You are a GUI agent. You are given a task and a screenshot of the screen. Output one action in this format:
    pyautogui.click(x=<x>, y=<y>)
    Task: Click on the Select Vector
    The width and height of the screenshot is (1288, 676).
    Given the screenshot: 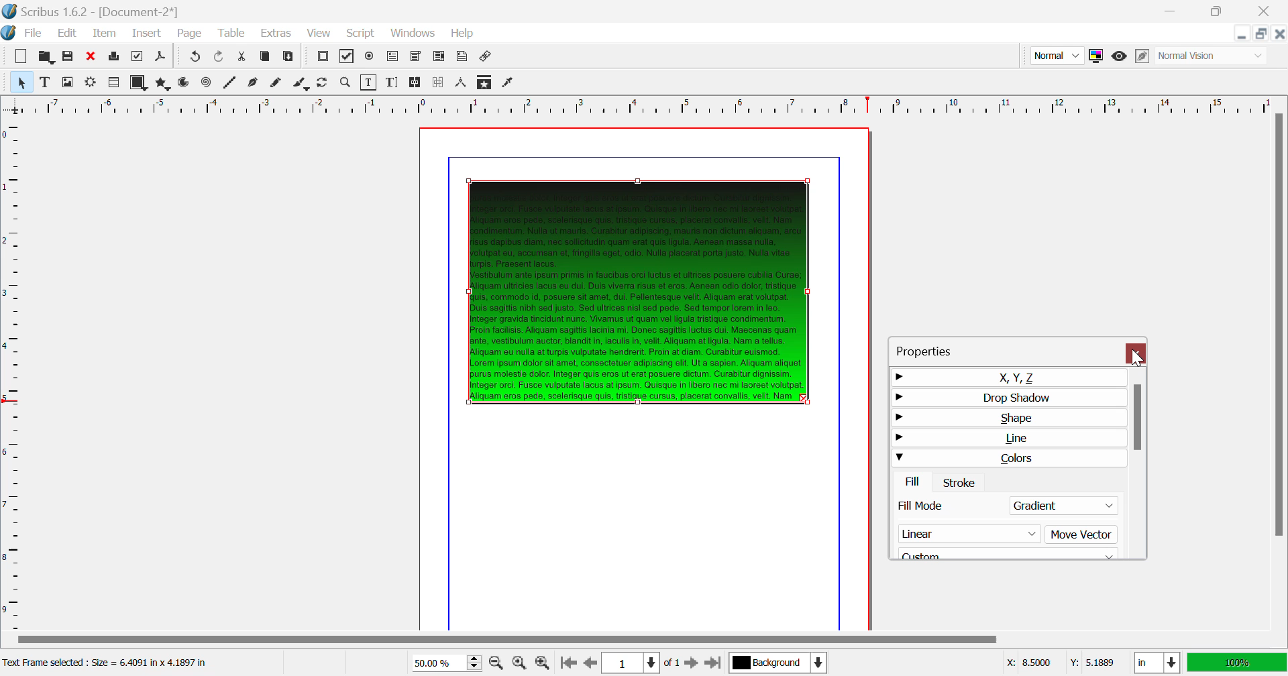 What is the action you would take?
    pyautogui.click(x=1004, y=534)
    